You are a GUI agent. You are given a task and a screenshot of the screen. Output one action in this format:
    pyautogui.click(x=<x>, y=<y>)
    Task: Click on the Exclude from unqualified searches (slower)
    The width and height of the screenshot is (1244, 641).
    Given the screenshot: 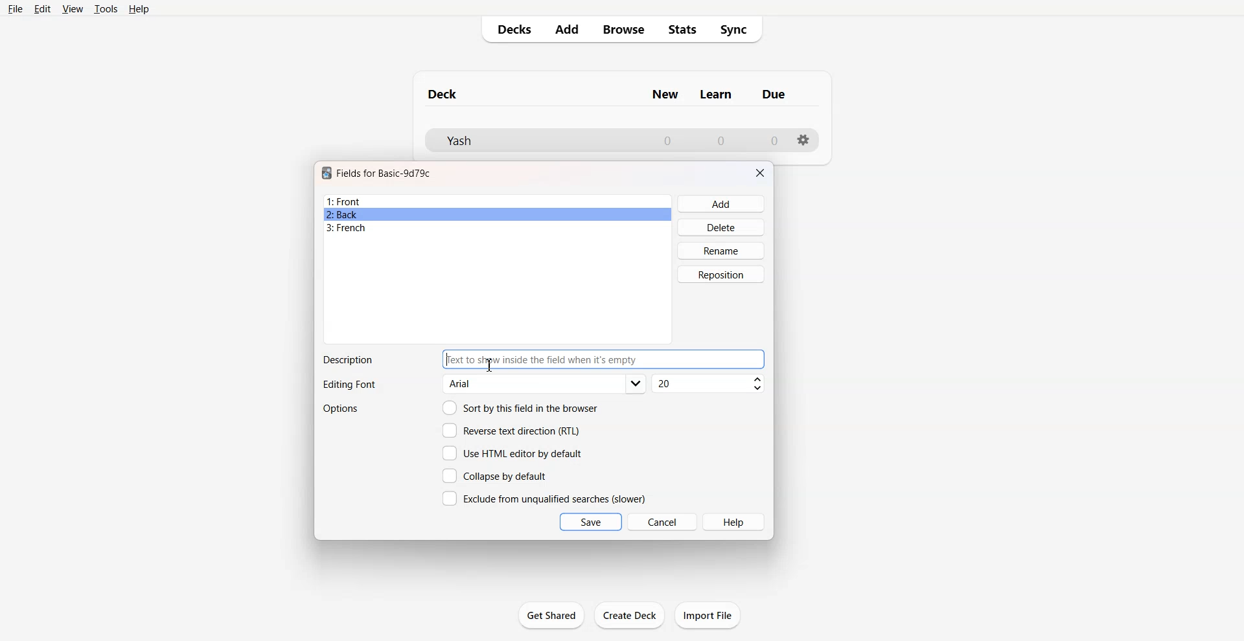 What is the action you would take?
    pyautogui.click(x=544, y=498)
    